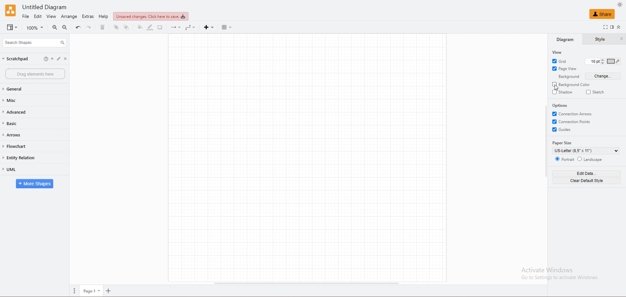 The width and height of the screenshot is (626, 297). I want to click on portrait, so click(564, 159).